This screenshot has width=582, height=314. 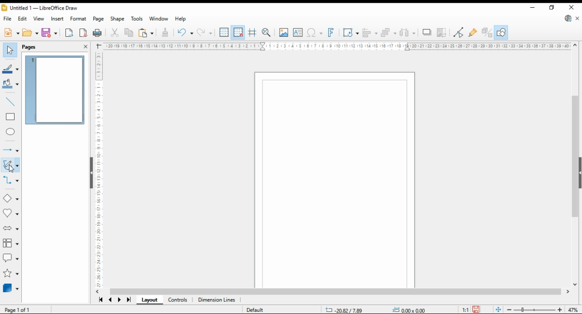 What do you see at coordinates (409, 309) in the screenshot?
I see `.00x 0.00` at bounding box center [409, 309].